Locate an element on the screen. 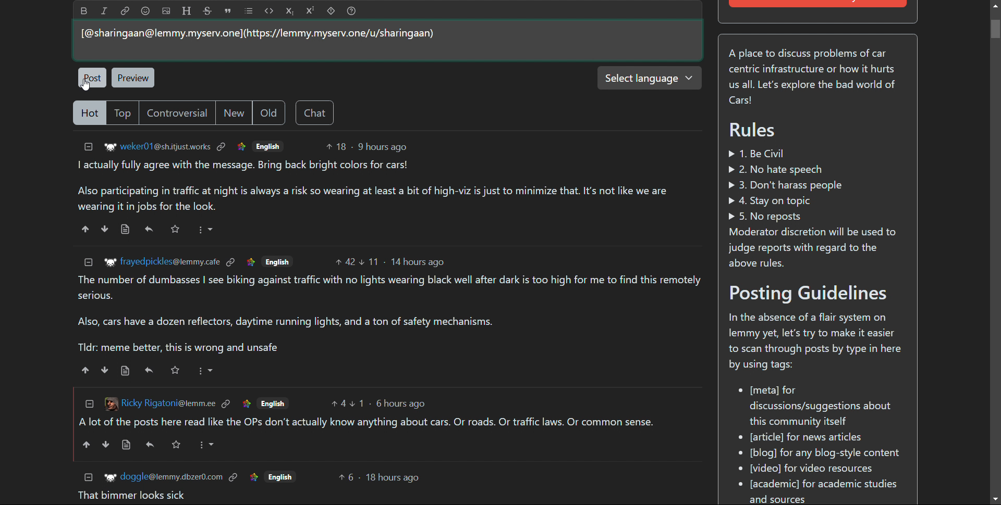 The image size is (1001, 505). Cursor is located at coordinates (85, 85).